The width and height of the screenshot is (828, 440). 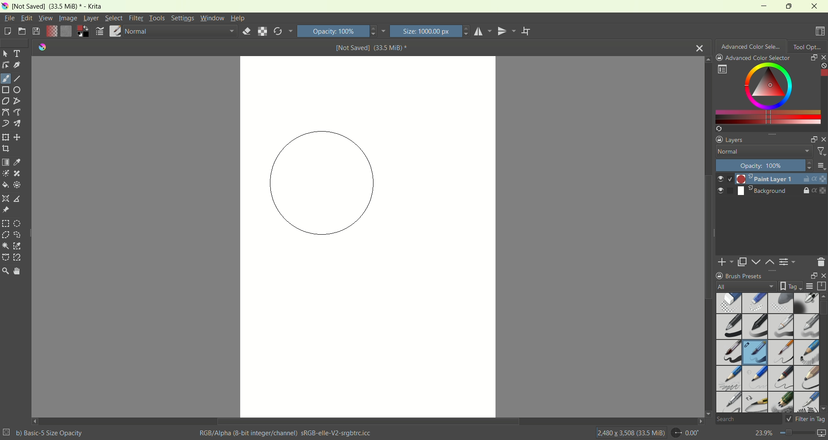 What do you see at coordinates (809, 286) in the screenshot?
I see `display` at bounding box center [809, 286].